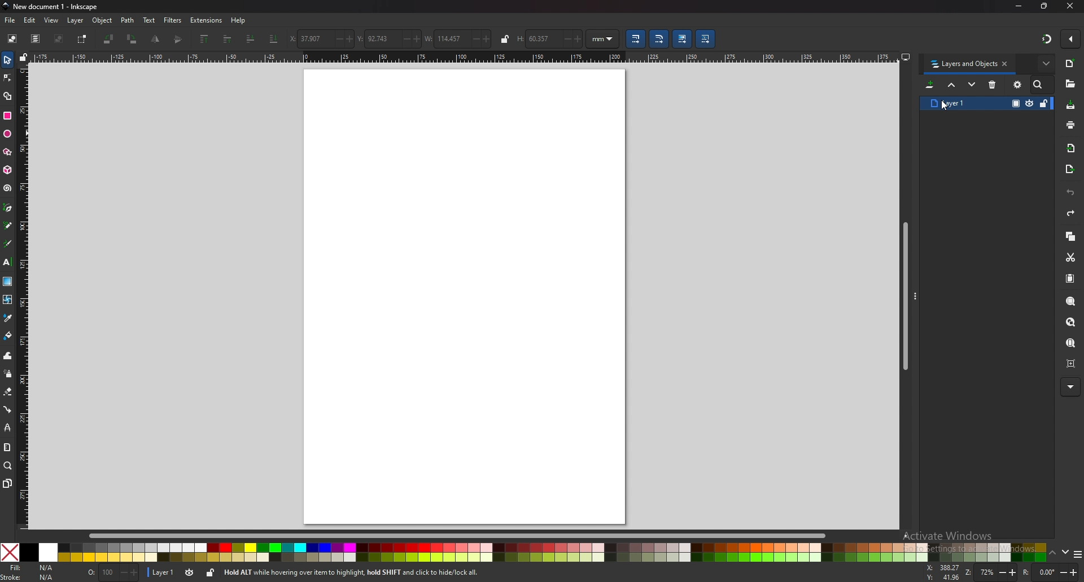 The width and height of the screenshot is (1084, 582). What do you see at coordinates (7, 134) in the screenshot?
I see `ellipse` at bounding box center [7, 134].